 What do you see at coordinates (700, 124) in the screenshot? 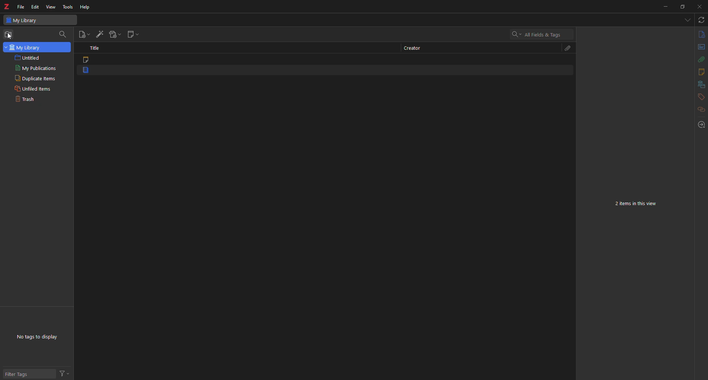
I see `locate` at bounding box center [700, 124].